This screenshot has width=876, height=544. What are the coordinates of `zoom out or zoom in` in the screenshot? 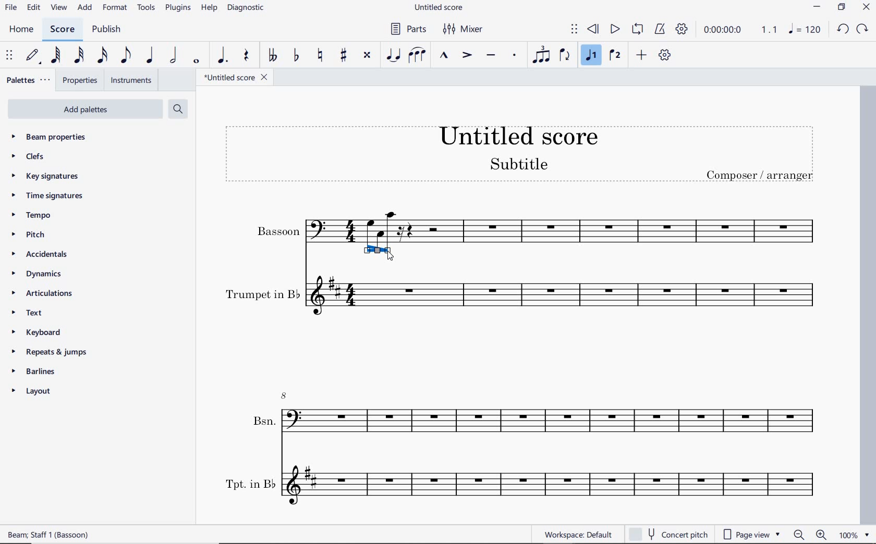 It's located at (810, 534).